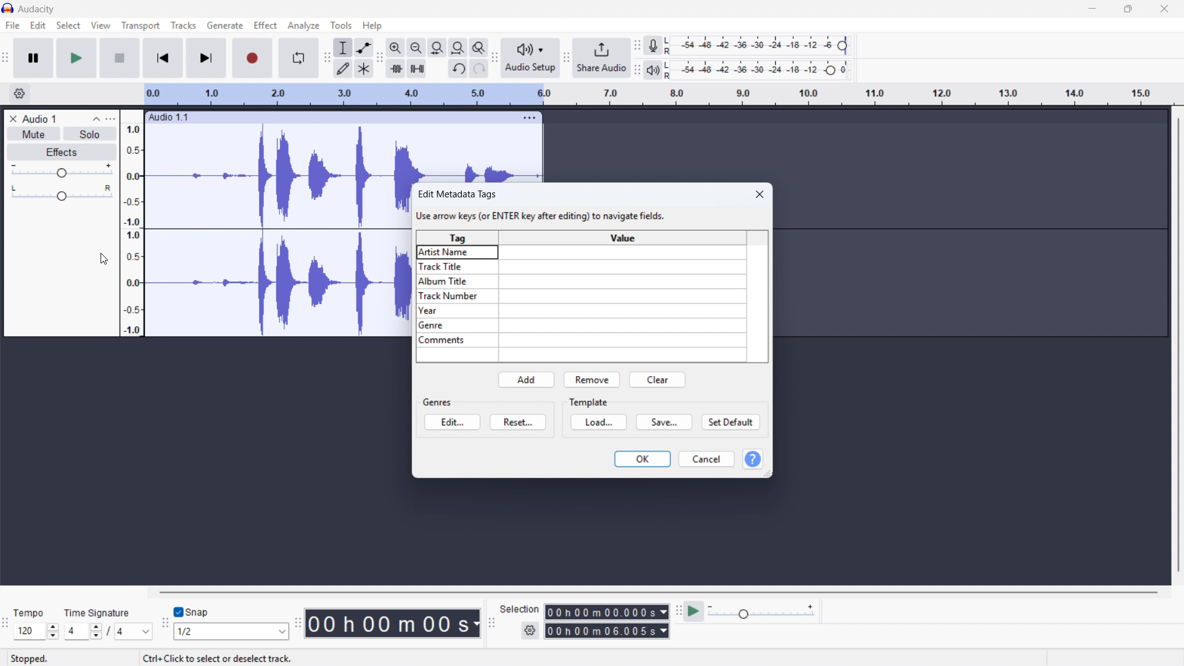 The image size is (1184, 666). What do you see at coordinates (416, 69) in the screenshot?
I see `silence audio selection` at bounding box center [416, 69].